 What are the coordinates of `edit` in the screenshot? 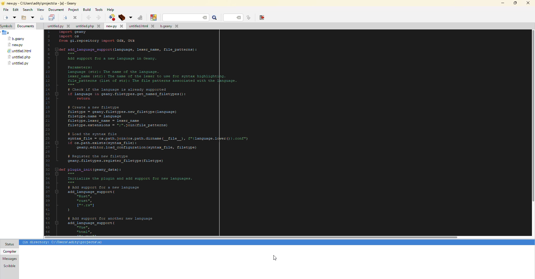 It's located at (15, 10).